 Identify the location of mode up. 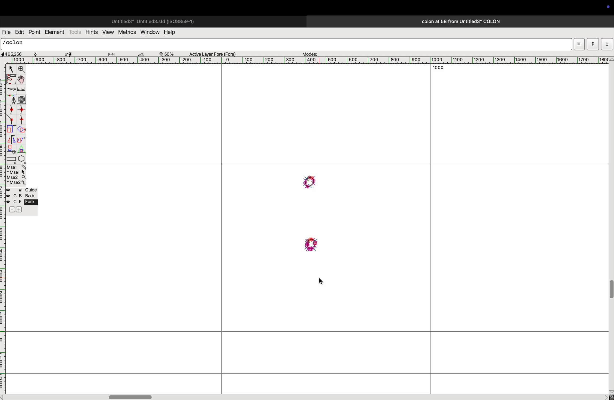
(592, 44).